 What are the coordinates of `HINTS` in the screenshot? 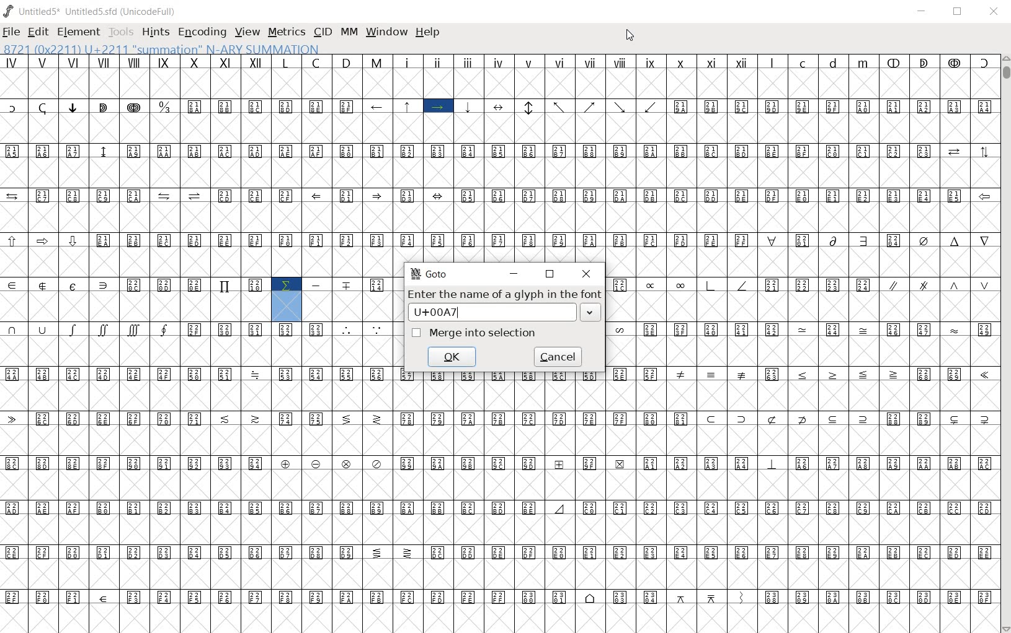 It's located at (155, 33).